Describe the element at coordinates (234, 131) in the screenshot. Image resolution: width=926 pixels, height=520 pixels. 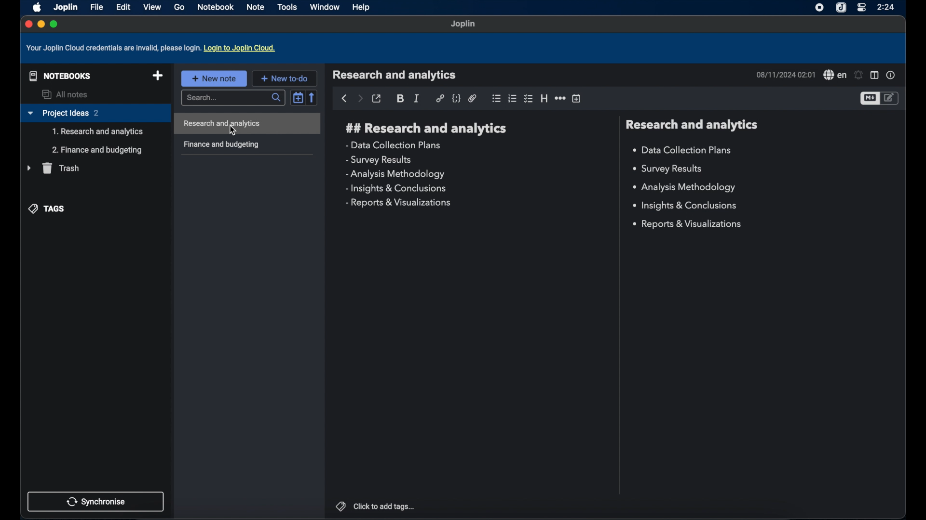
I see `cursor` at that location.